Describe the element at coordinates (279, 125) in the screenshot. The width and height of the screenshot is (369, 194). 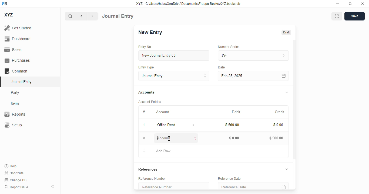
I see `$0.00` at that location.